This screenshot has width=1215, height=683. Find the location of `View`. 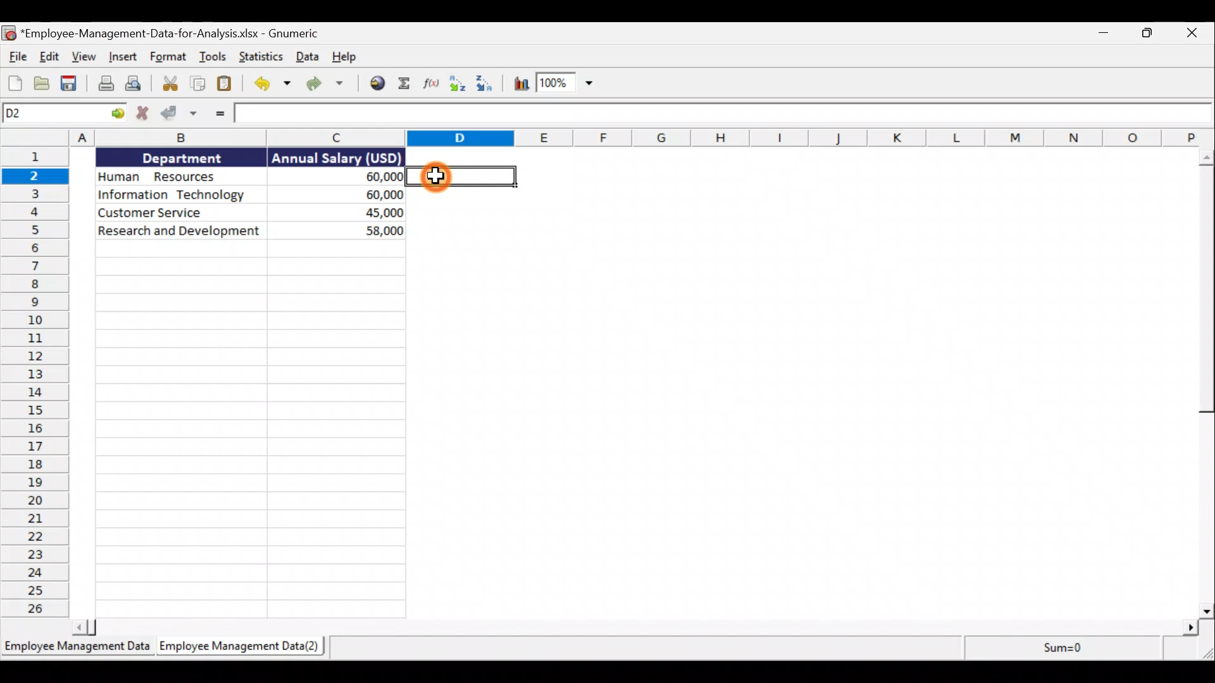

View is located at coordinates (83, 59).